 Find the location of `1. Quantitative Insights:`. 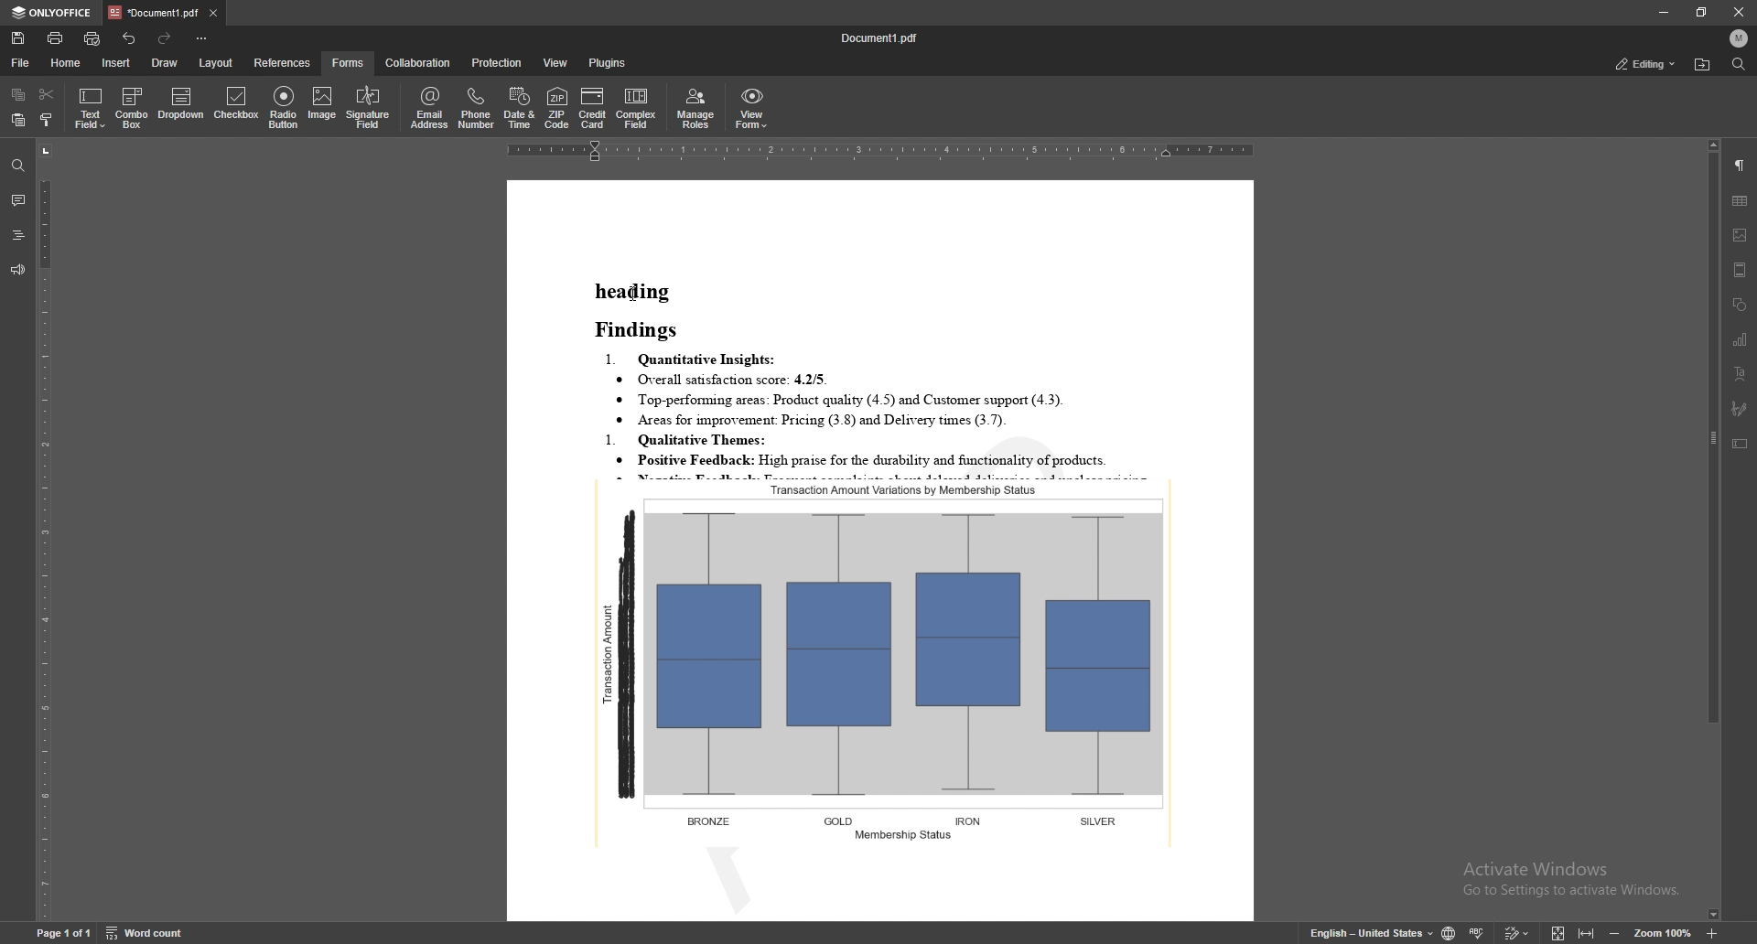

1. Quantitative Insights: is located at coordinates (694, 359).